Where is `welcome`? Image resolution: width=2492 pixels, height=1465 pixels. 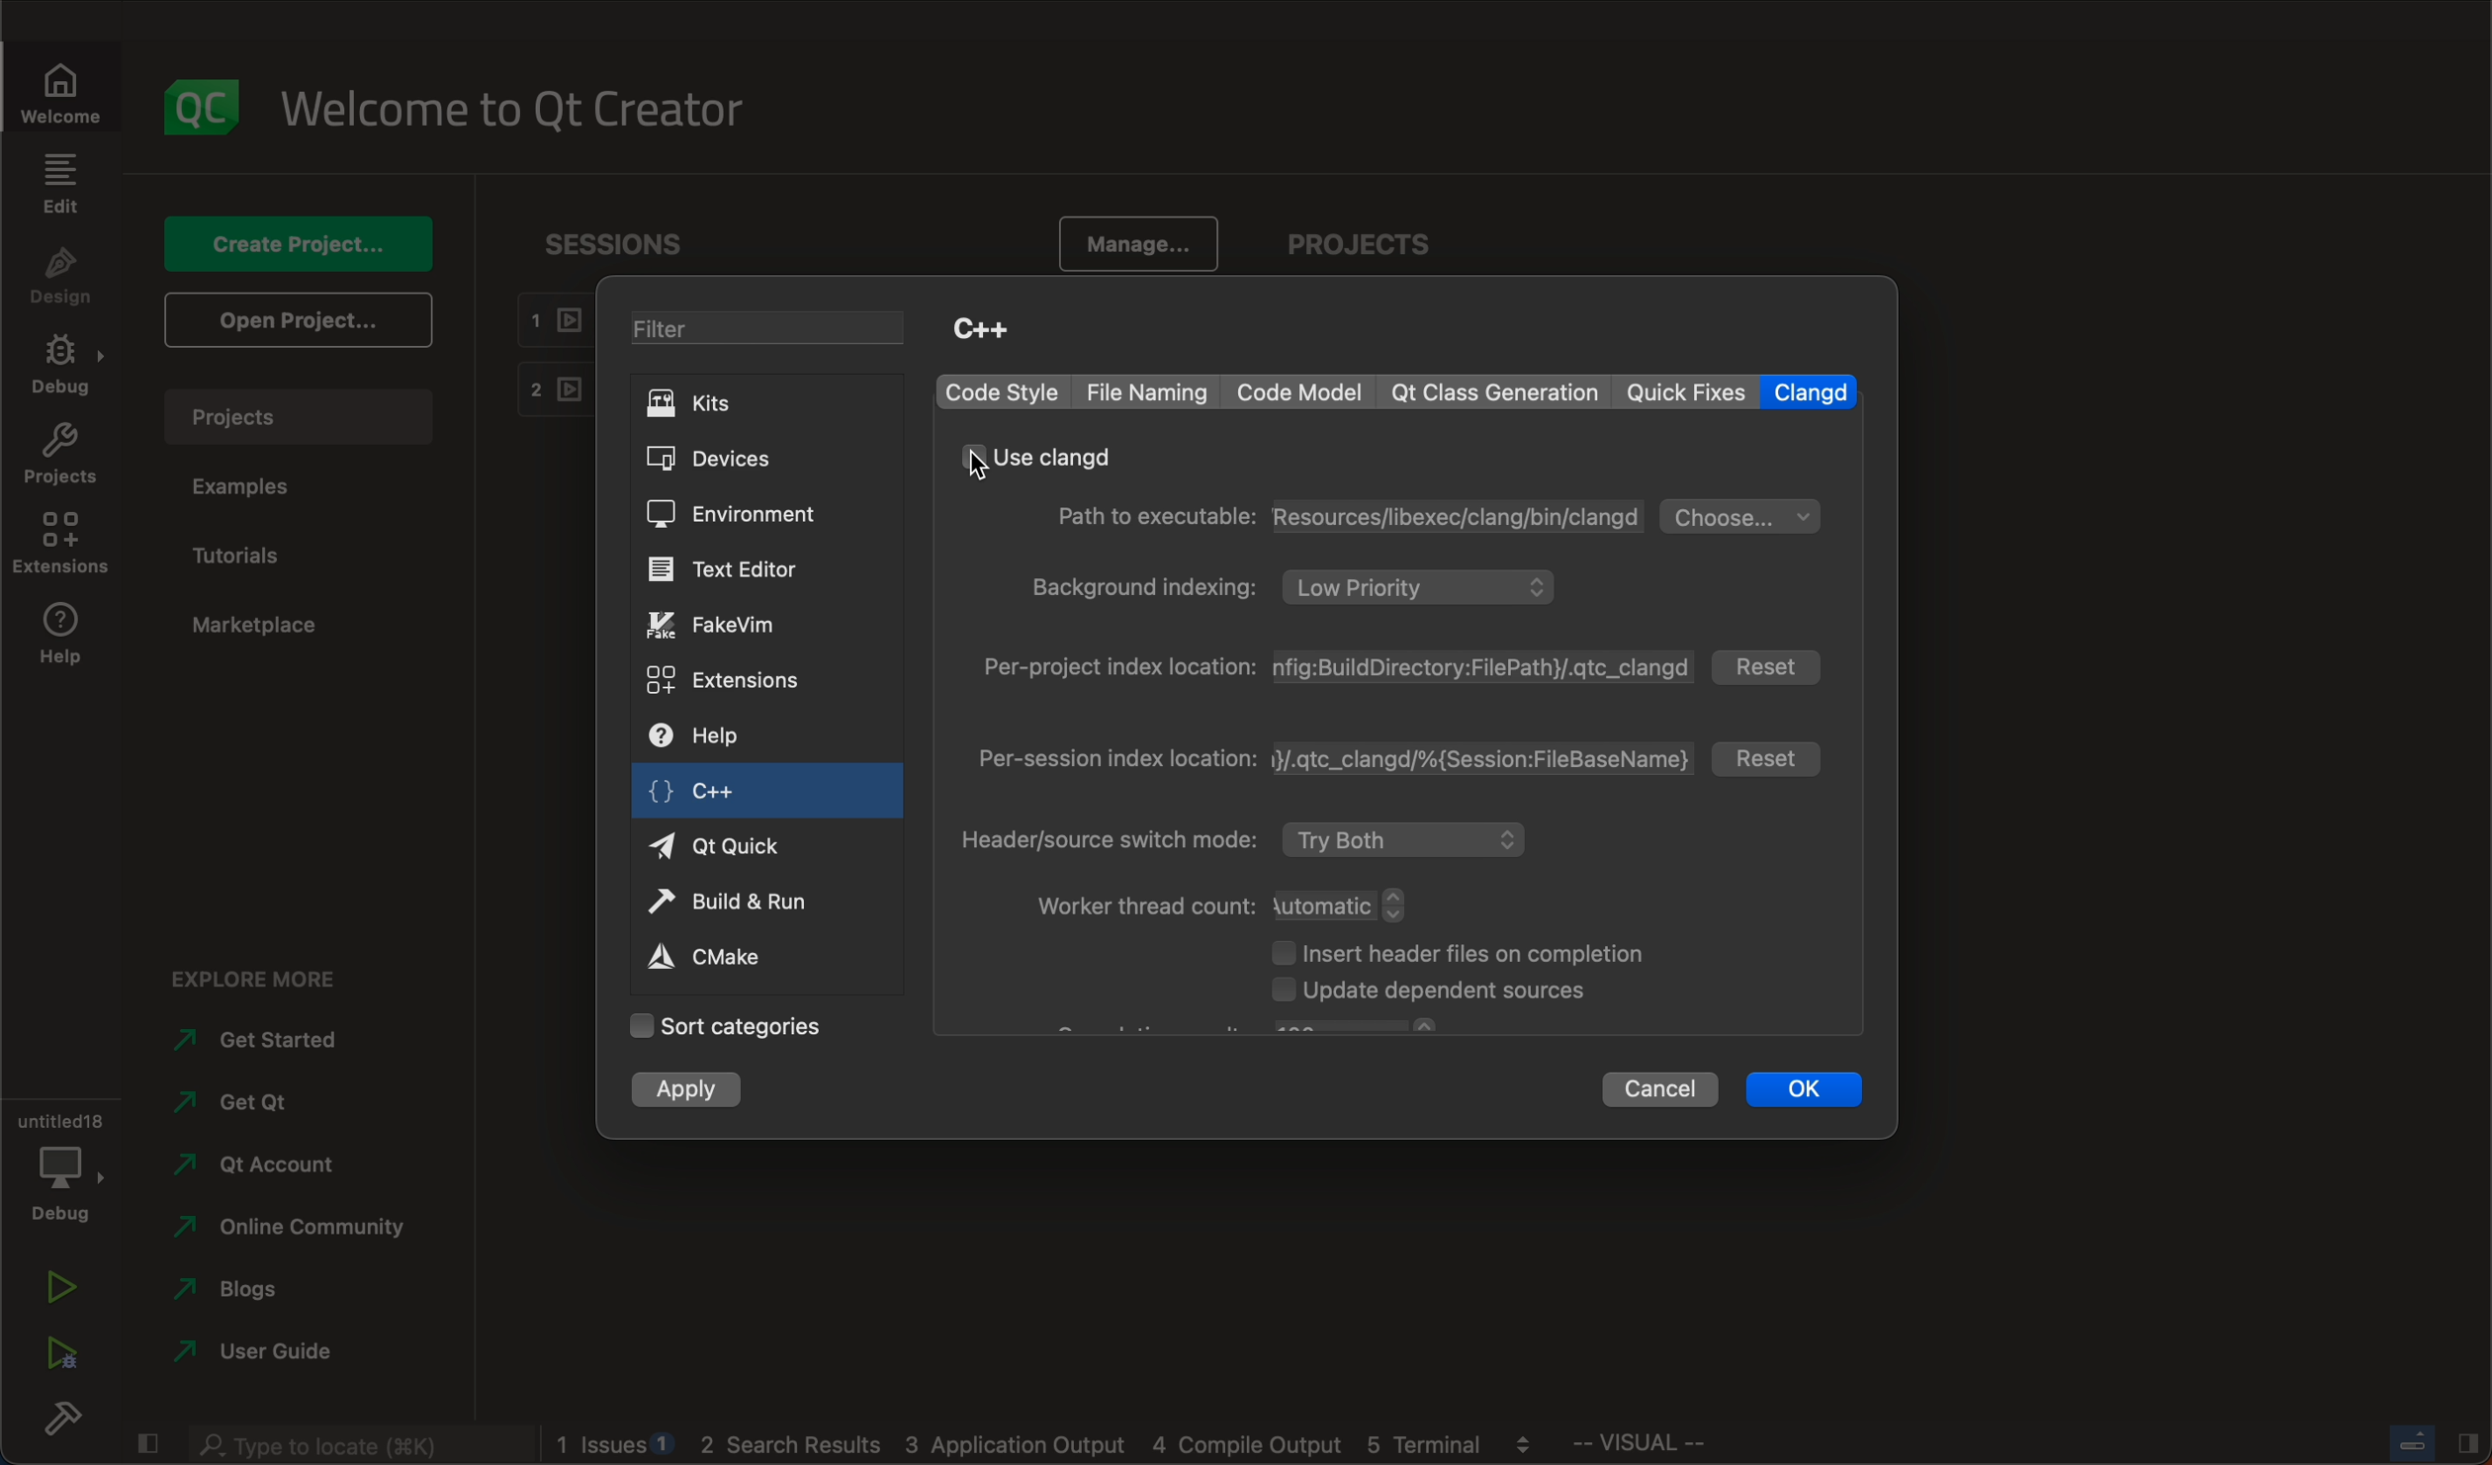
welcome is located at coordinates (53, 95).